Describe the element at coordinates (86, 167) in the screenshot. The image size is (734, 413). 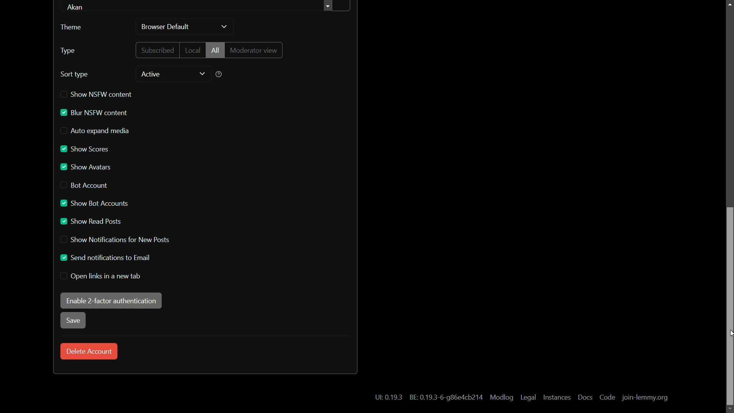
I see `show avatars` at that location.